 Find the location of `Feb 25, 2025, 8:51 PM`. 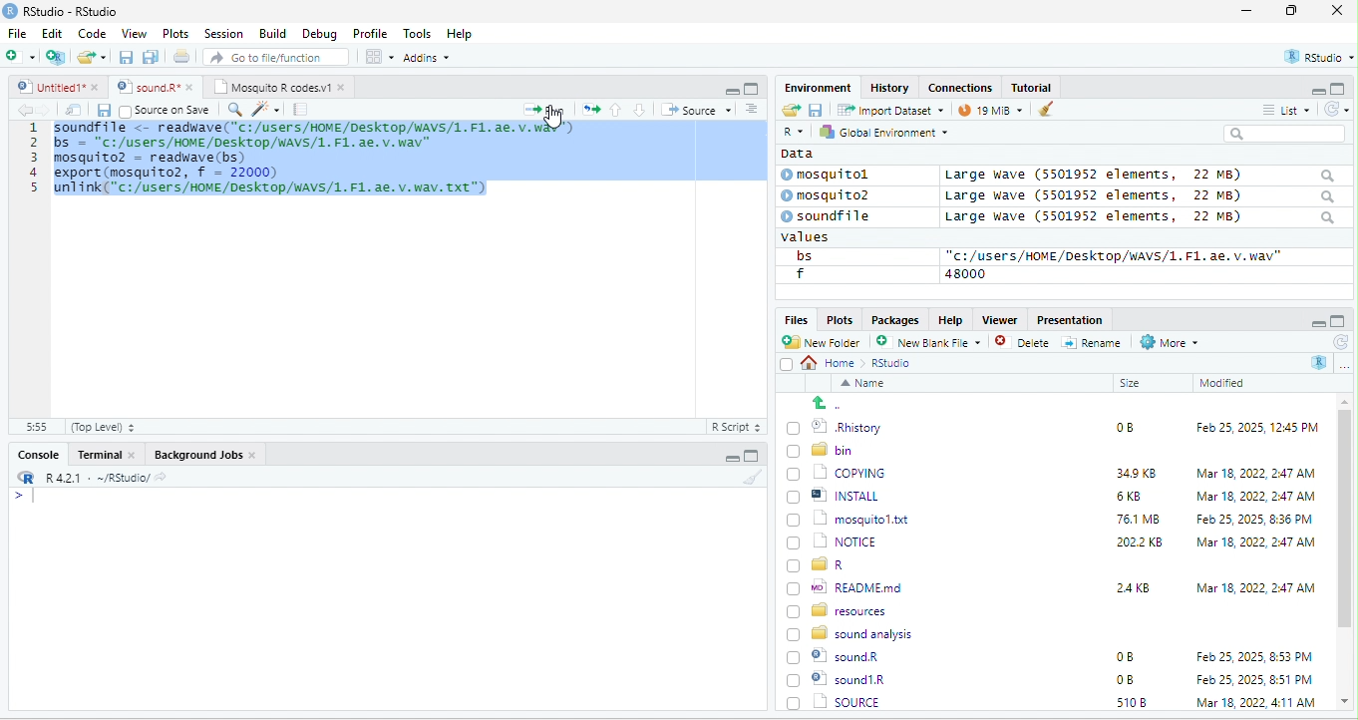

Feb 25, 2025, 8:51 PM is located at coordinates (1255, 657).